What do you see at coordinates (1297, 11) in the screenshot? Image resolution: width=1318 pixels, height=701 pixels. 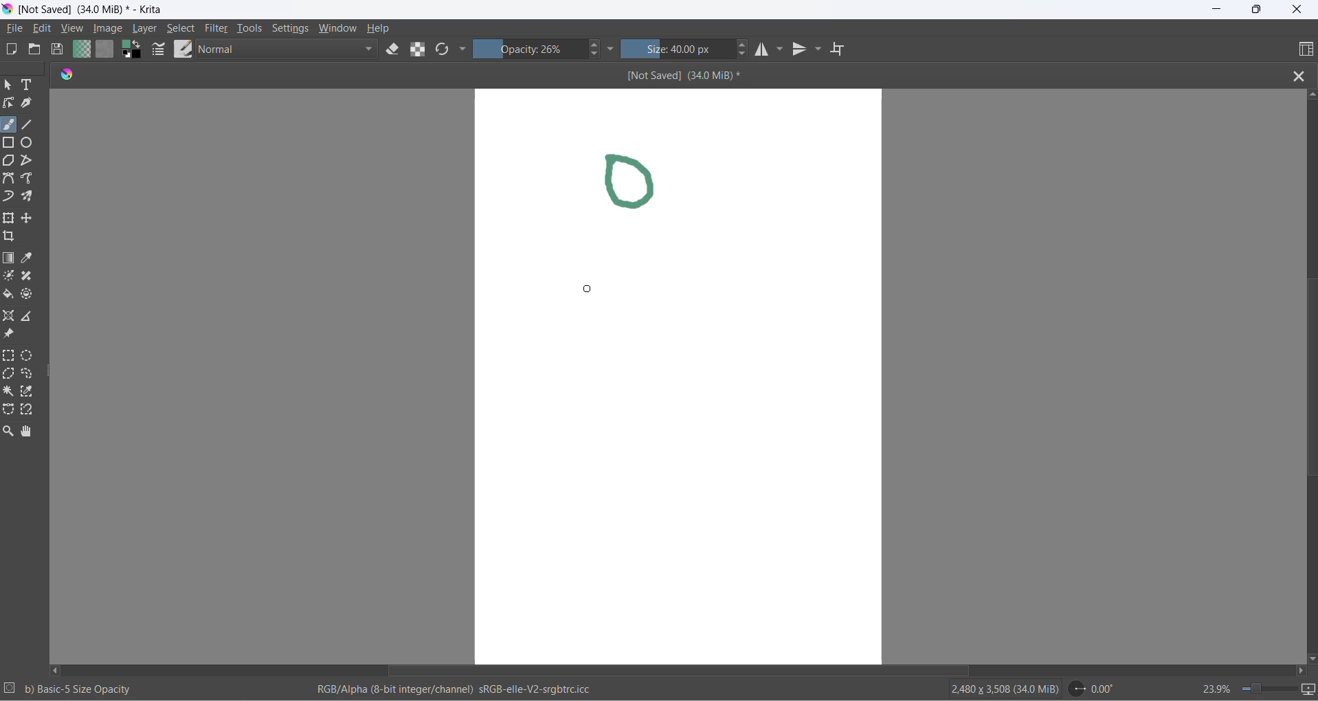 I see `close` at bounding box center [1297, 11].